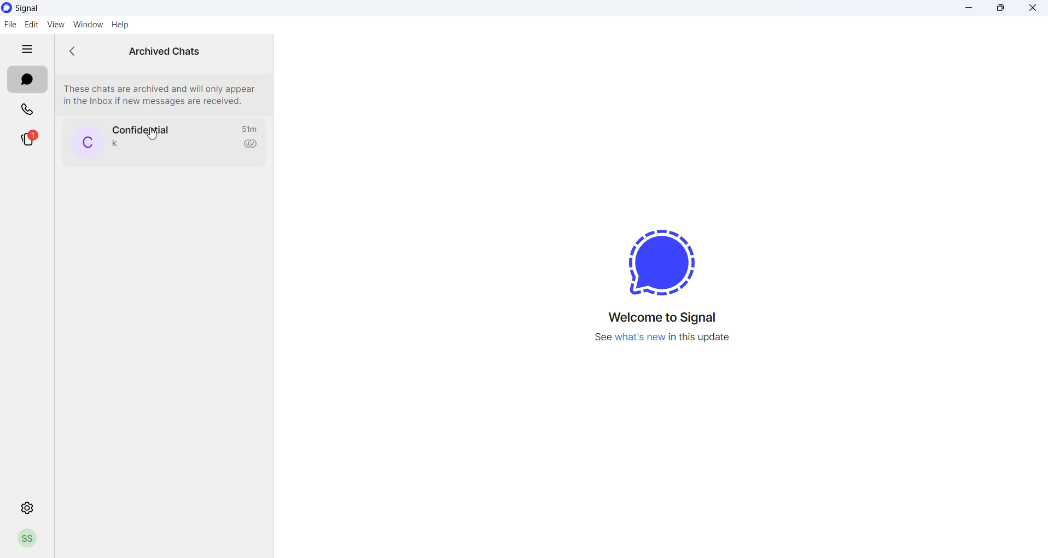 The height and width of the screenshot is (558, 1048). What do you see at coordinates (662, 317) in the screenshot?
I see `welcome message` at bounding box center [662, 317].